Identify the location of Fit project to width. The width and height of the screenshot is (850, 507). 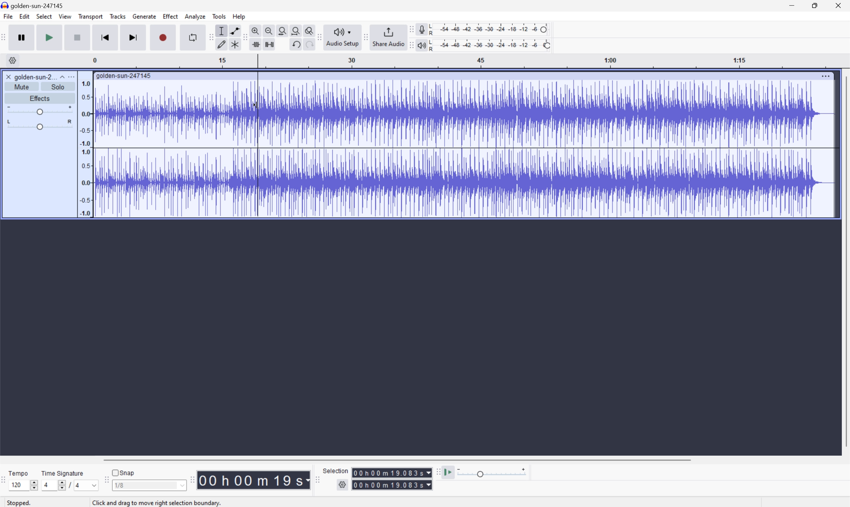
(297, 30).